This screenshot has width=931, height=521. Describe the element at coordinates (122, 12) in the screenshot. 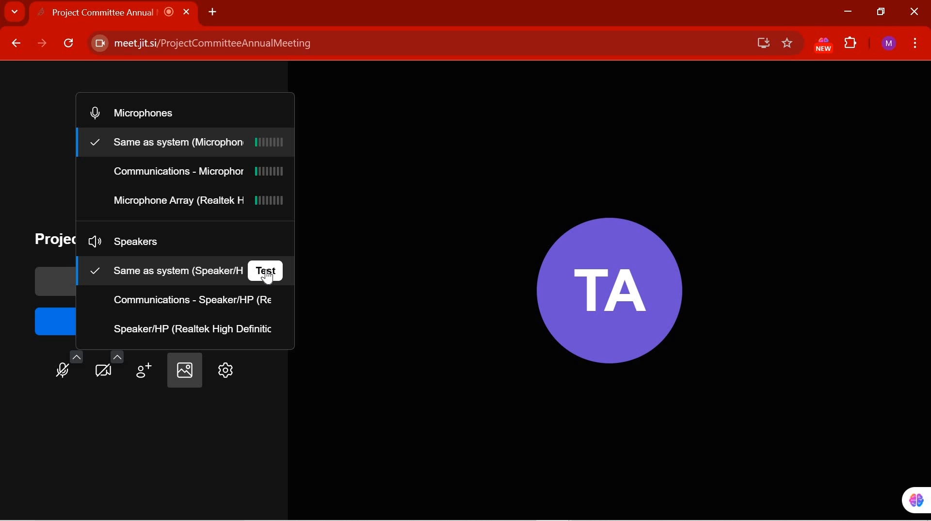

I see `Project Committee Annual |` at that location.